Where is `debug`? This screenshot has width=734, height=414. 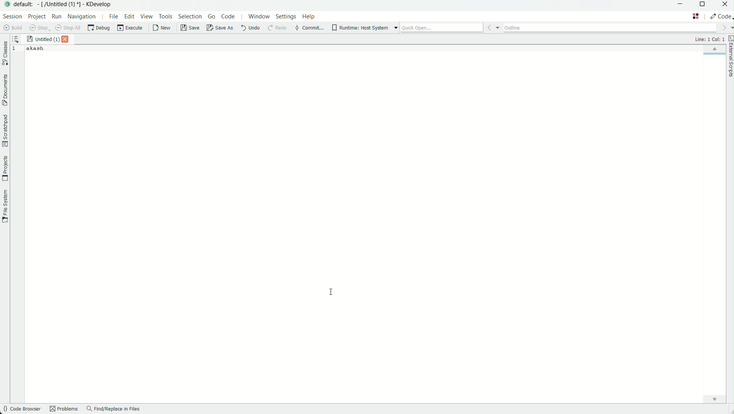
debug is located at coordinates (99, 28).